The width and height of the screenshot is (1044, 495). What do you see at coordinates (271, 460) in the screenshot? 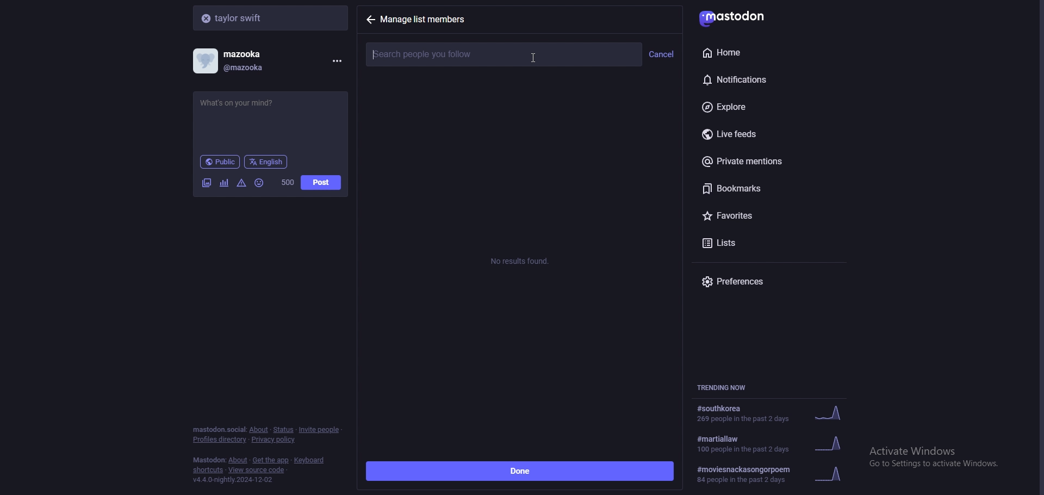
I see `get the app` at bounding box center [271, 460].